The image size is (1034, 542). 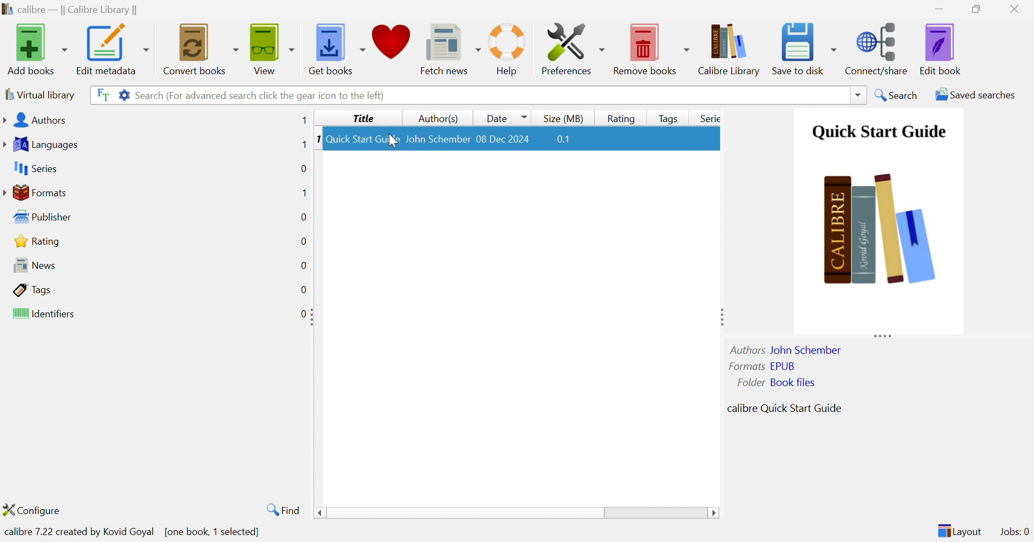 What do you see at coordinates (101, 93) in the screenshot?
I see `Search the full text of all the books in the library, not just their metadata` at bounding box center [101, 93].